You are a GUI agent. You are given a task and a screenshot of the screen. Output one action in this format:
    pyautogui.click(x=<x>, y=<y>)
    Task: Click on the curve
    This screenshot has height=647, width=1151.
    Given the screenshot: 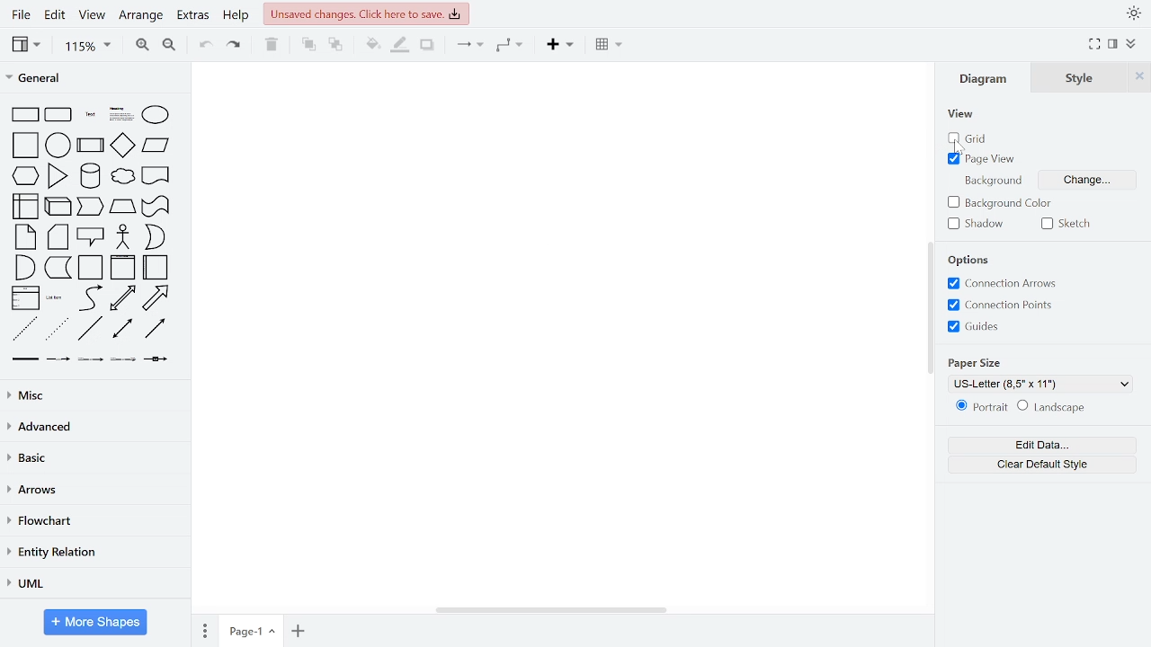 What is the action you would take?
    pyautogui.click(x=90, y=298)
    